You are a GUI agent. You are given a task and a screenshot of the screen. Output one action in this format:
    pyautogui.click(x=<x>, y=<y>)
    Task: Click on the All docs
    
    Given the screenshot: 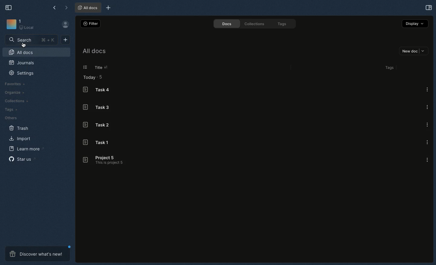 What is the action you would take?
    pyautogui.click(x=23, y=52)
    